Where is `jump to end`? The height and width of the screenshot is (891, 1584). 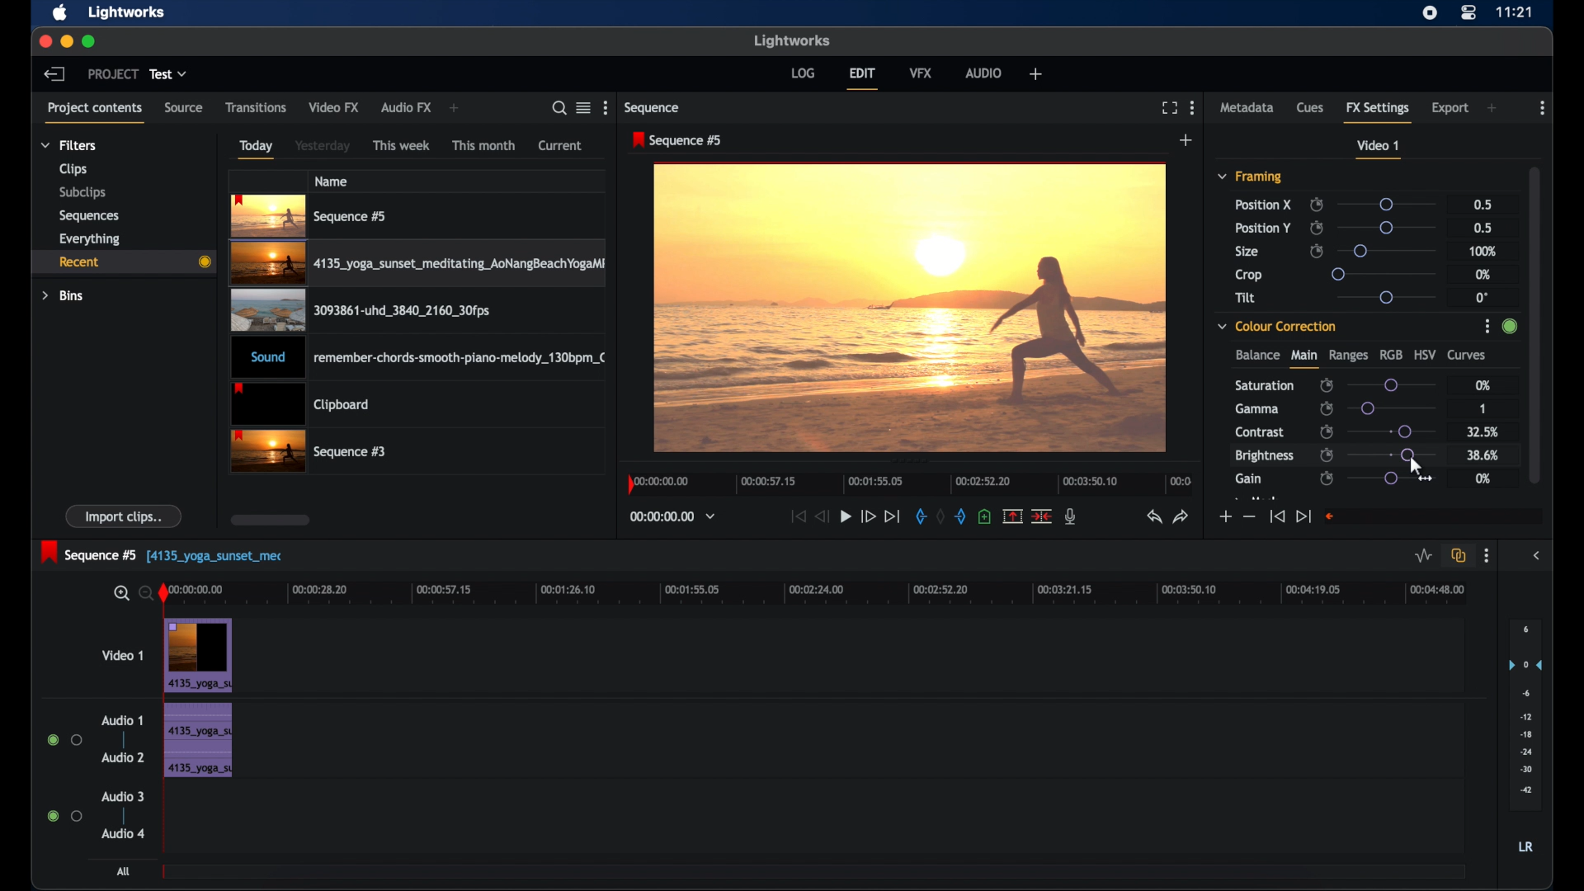
jump to end is located at coordinates (1303, 516).